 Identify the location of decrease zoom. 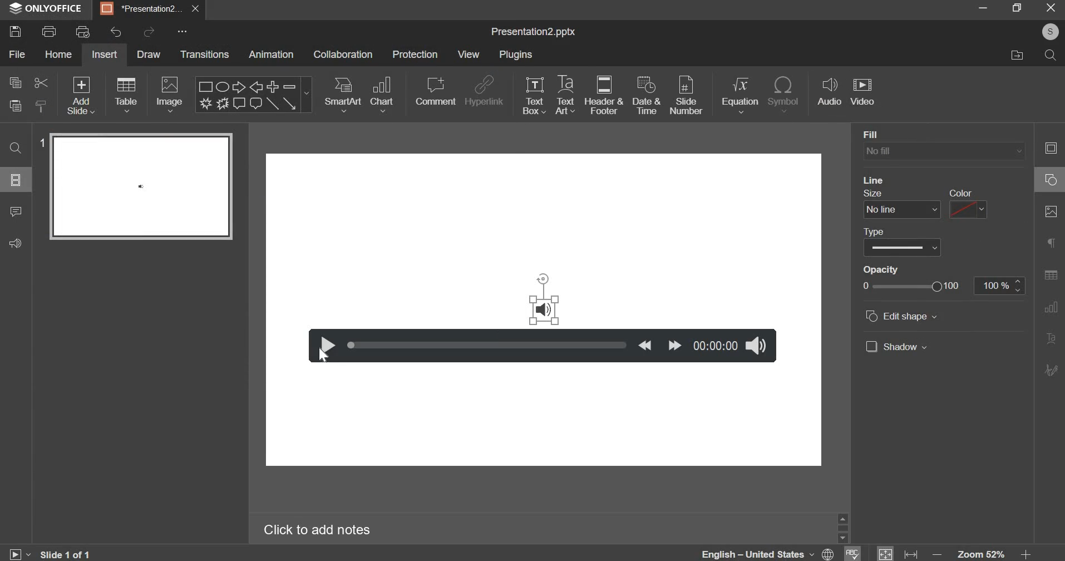
(936, 554).